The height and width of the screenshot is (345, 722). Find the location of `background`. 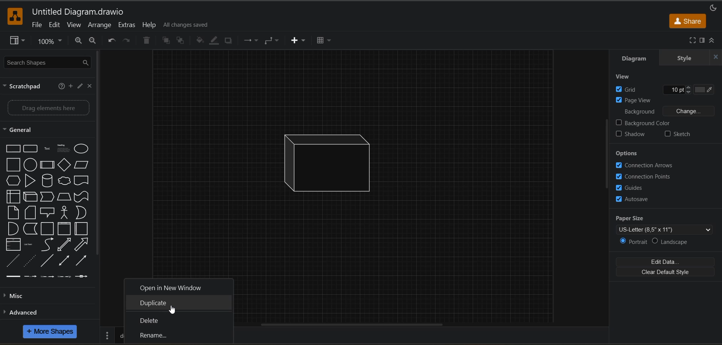

background is located at coordinates (670, 111).